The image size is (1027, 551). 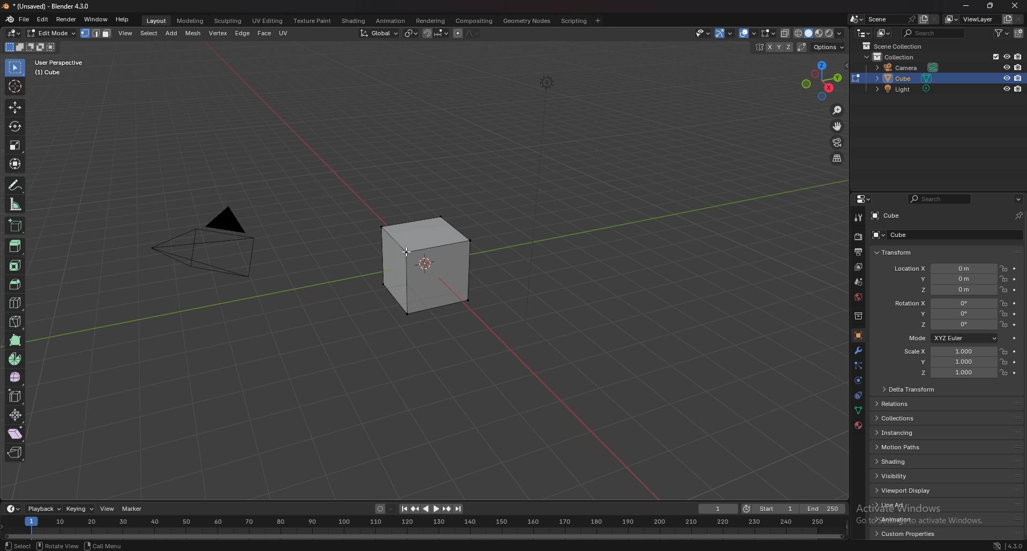 I want to click on move, so click(x=837, y=126).